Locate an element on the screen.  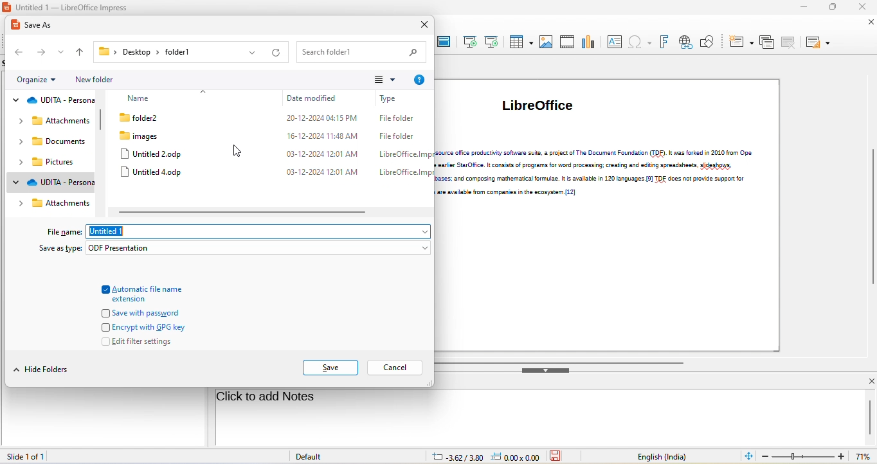
attachments is located at coordinates (51, 121).